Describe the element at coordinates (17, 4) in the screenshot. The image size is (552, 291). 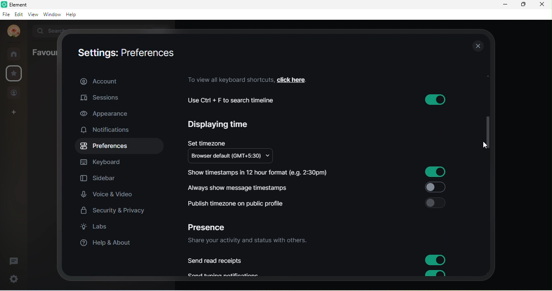
I see `Element` at that location.